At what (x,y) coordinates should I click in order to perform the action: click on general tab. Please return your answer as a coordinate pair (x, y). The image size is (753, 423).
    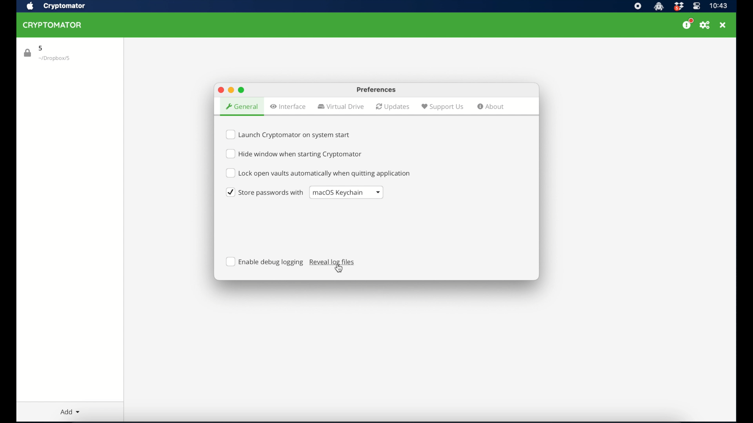
    Looking at the image, I should click on (242, 107).